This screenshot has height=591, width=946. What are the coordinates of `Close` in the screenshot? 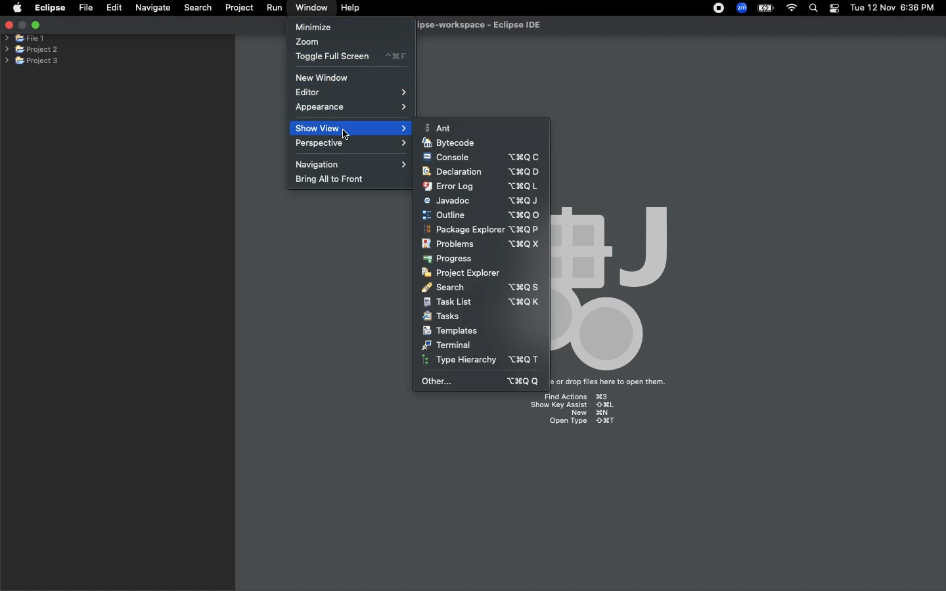 It's located at (8, 26).